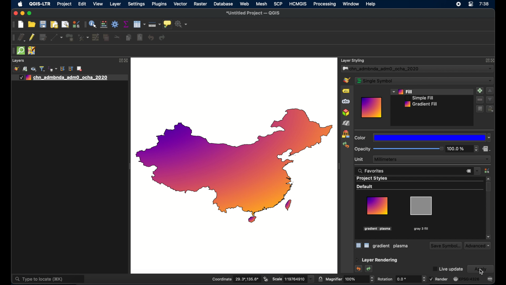 The image size is (506, 285). Describe the element at coordinates (120, 60) in the screenshot. I see `expand` at that location.